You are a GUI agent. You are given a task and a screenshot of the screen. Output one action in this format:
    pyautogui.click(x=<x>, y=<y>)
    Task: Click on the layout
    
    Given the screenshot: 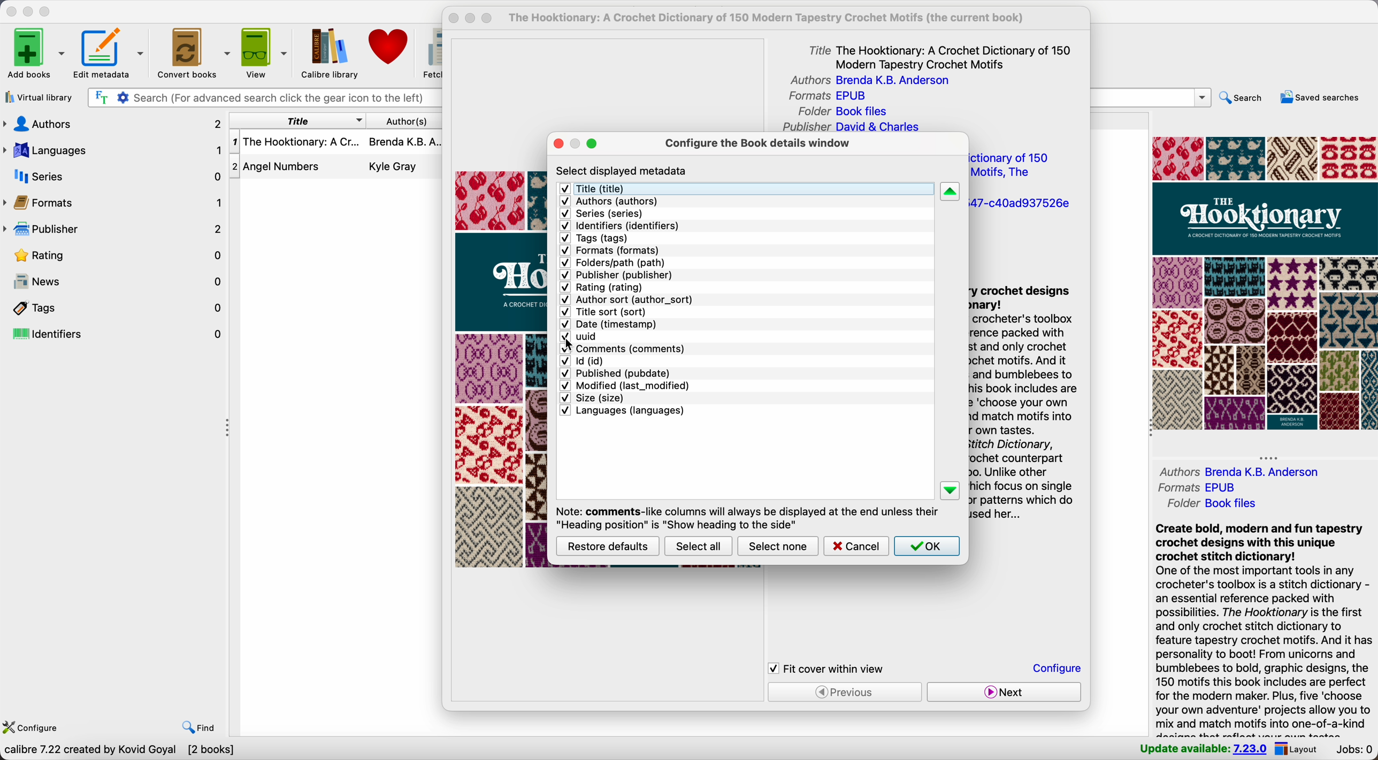 What is the action you would take?
    pyautogui.click(x=1296, y=748)
    